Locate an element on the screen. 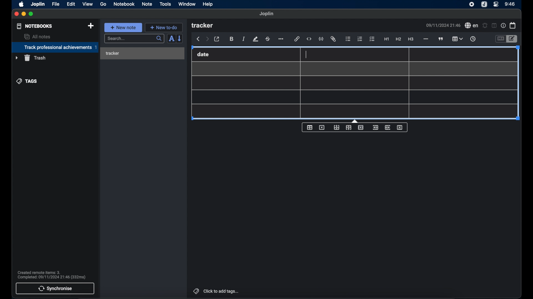  calendar is located at coordinates (513, 25).